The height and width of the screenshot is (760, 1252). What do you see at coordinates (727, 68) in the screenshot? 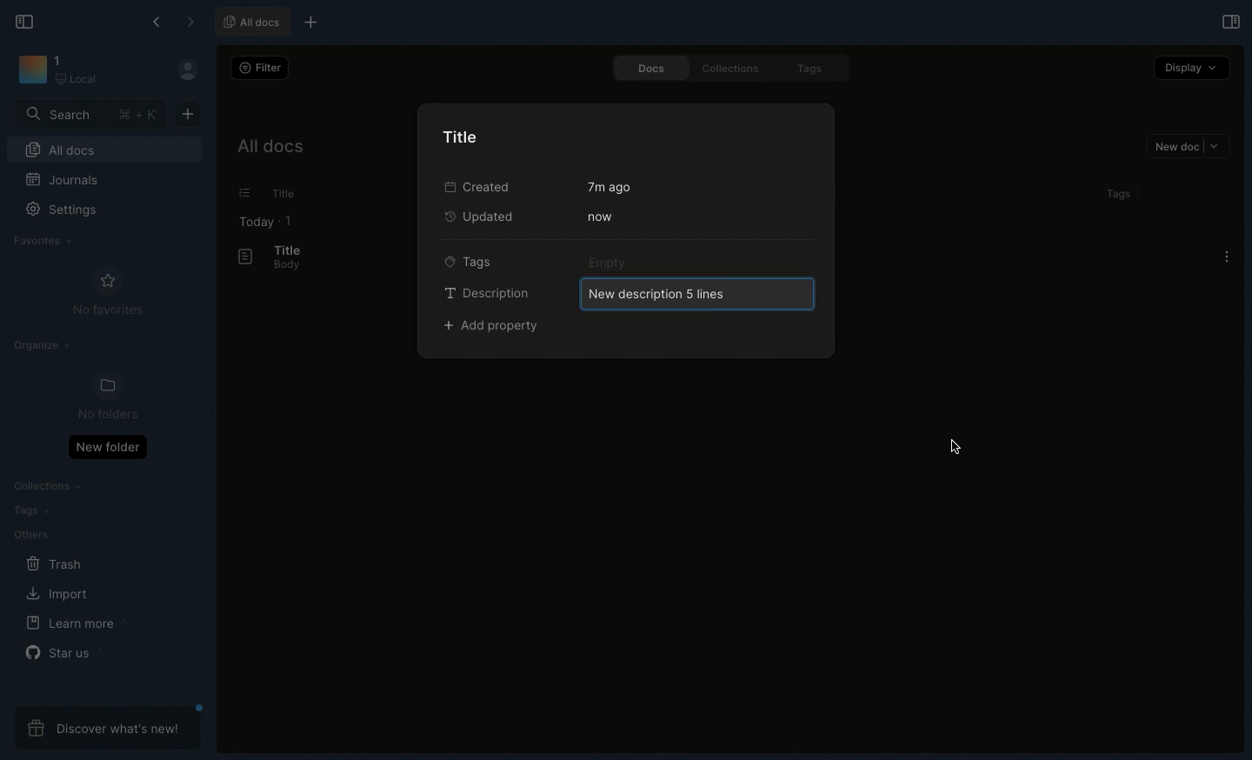
I see `Collections` at bounding box center [727, 68].